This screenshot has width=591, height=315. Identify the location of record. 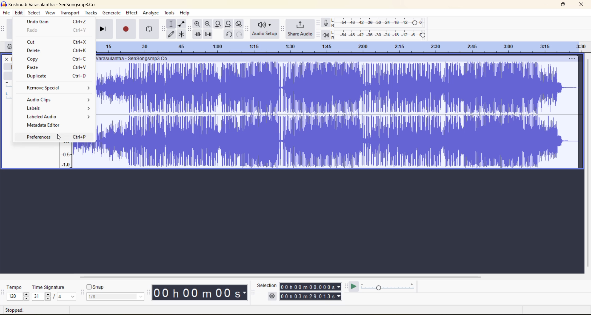
(127, 29).